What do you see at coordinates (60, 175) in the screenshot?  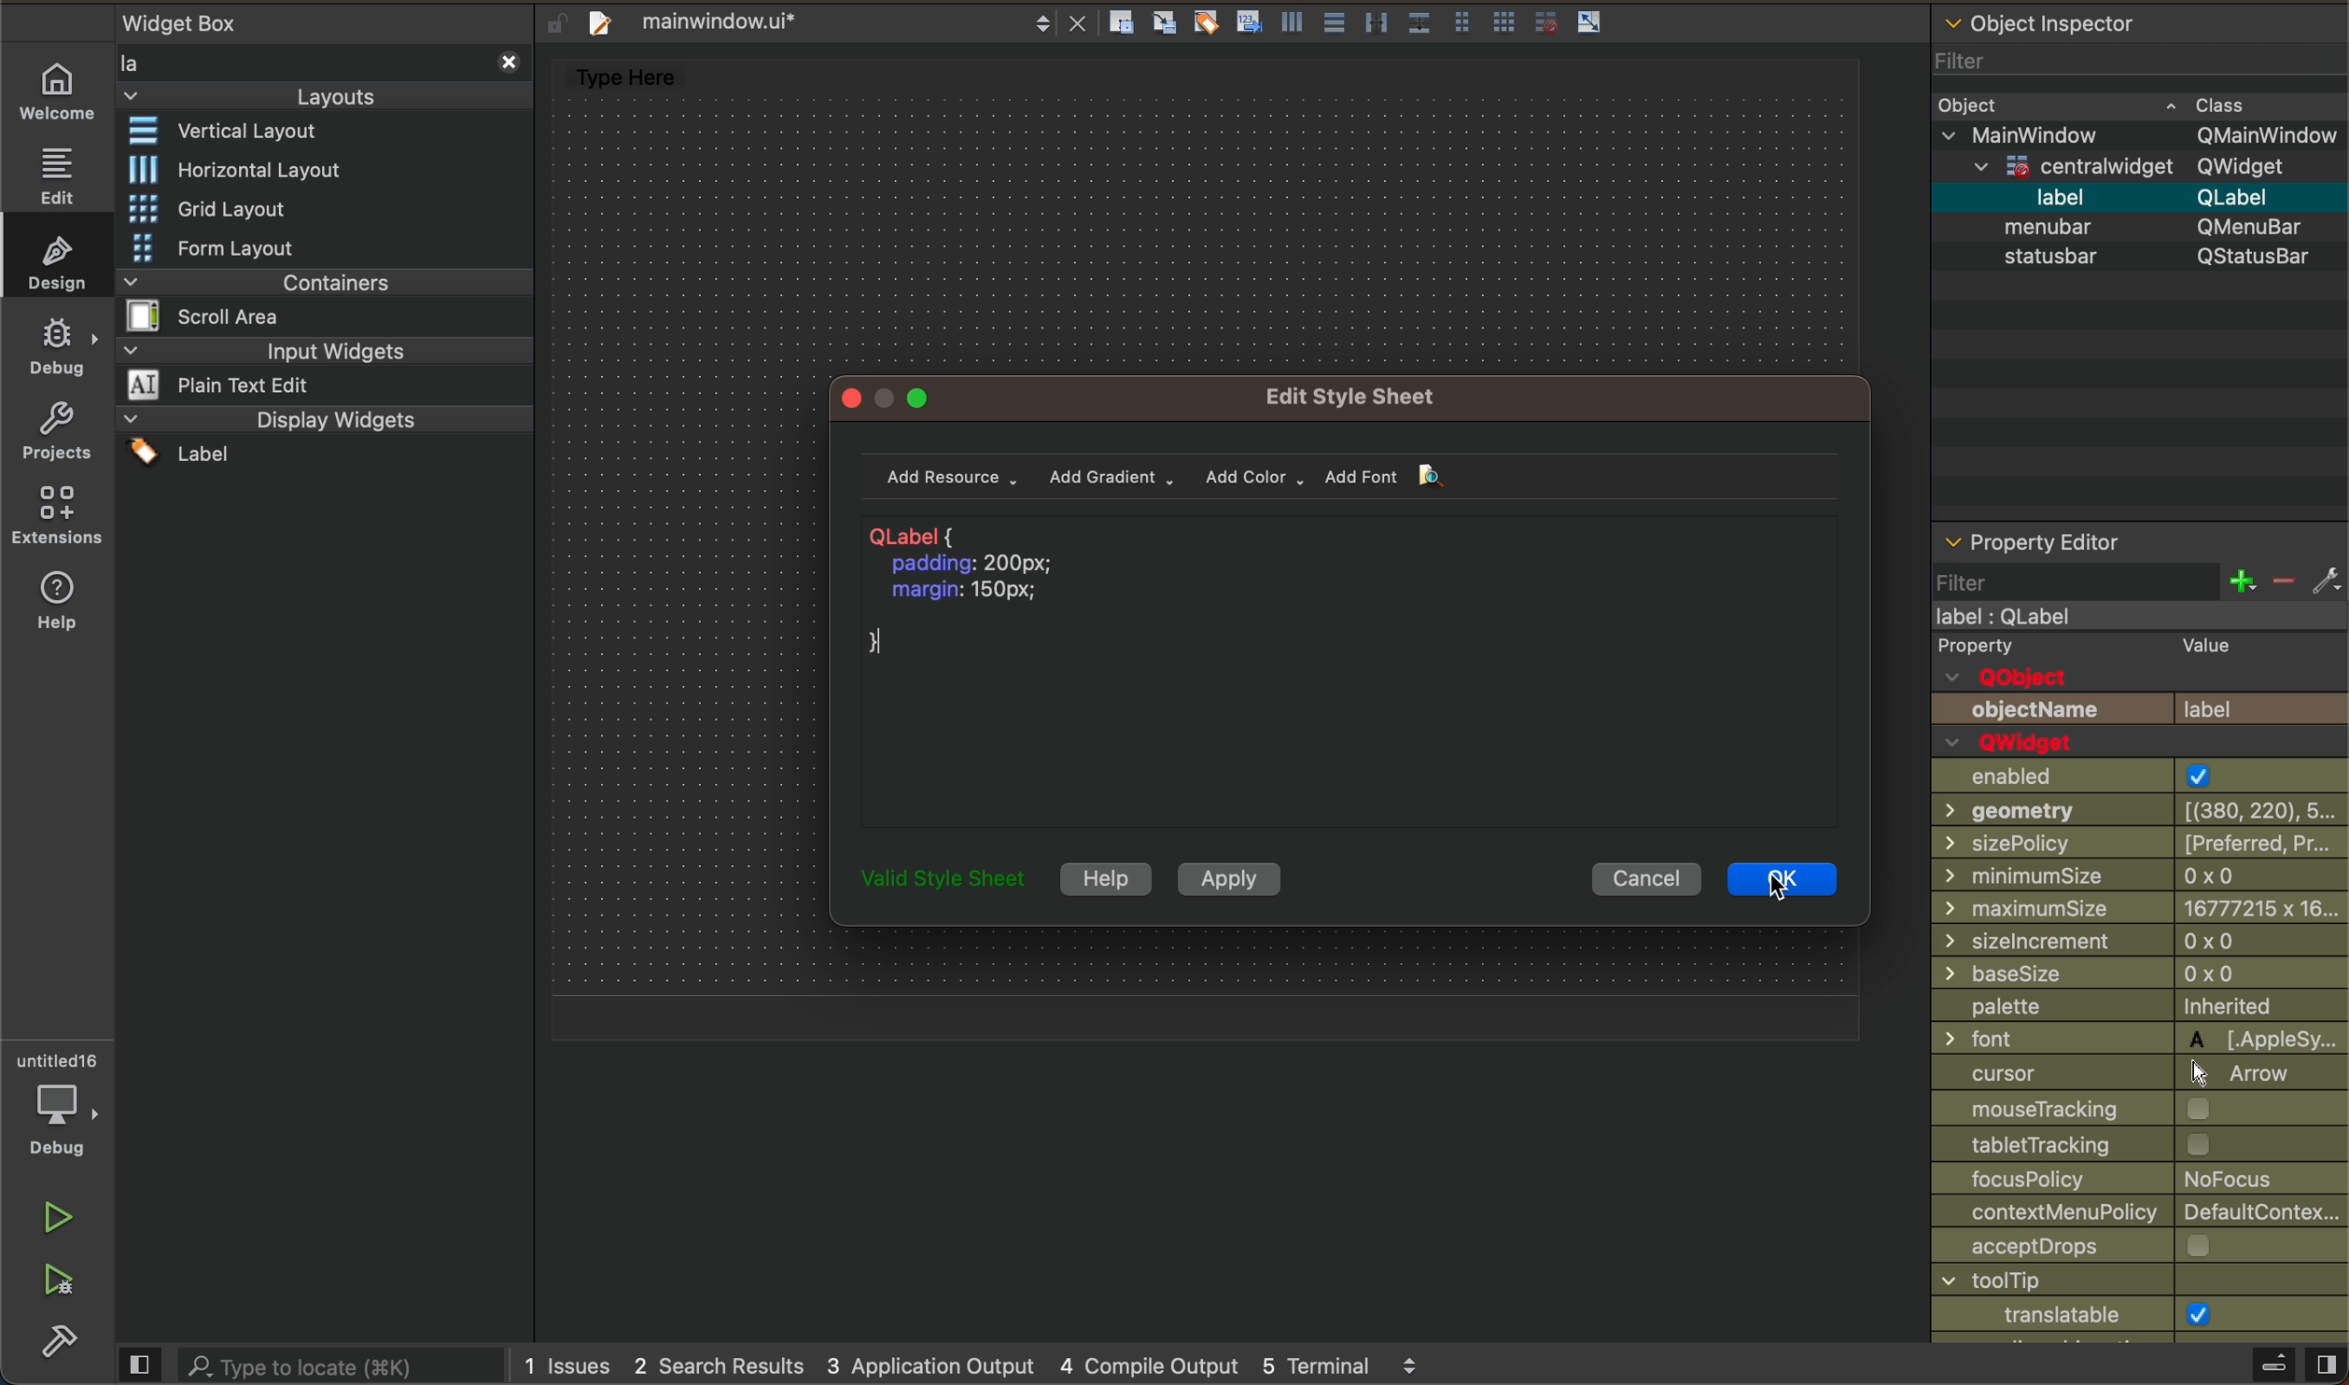 I see `editor` at bounding box center [60, 175].